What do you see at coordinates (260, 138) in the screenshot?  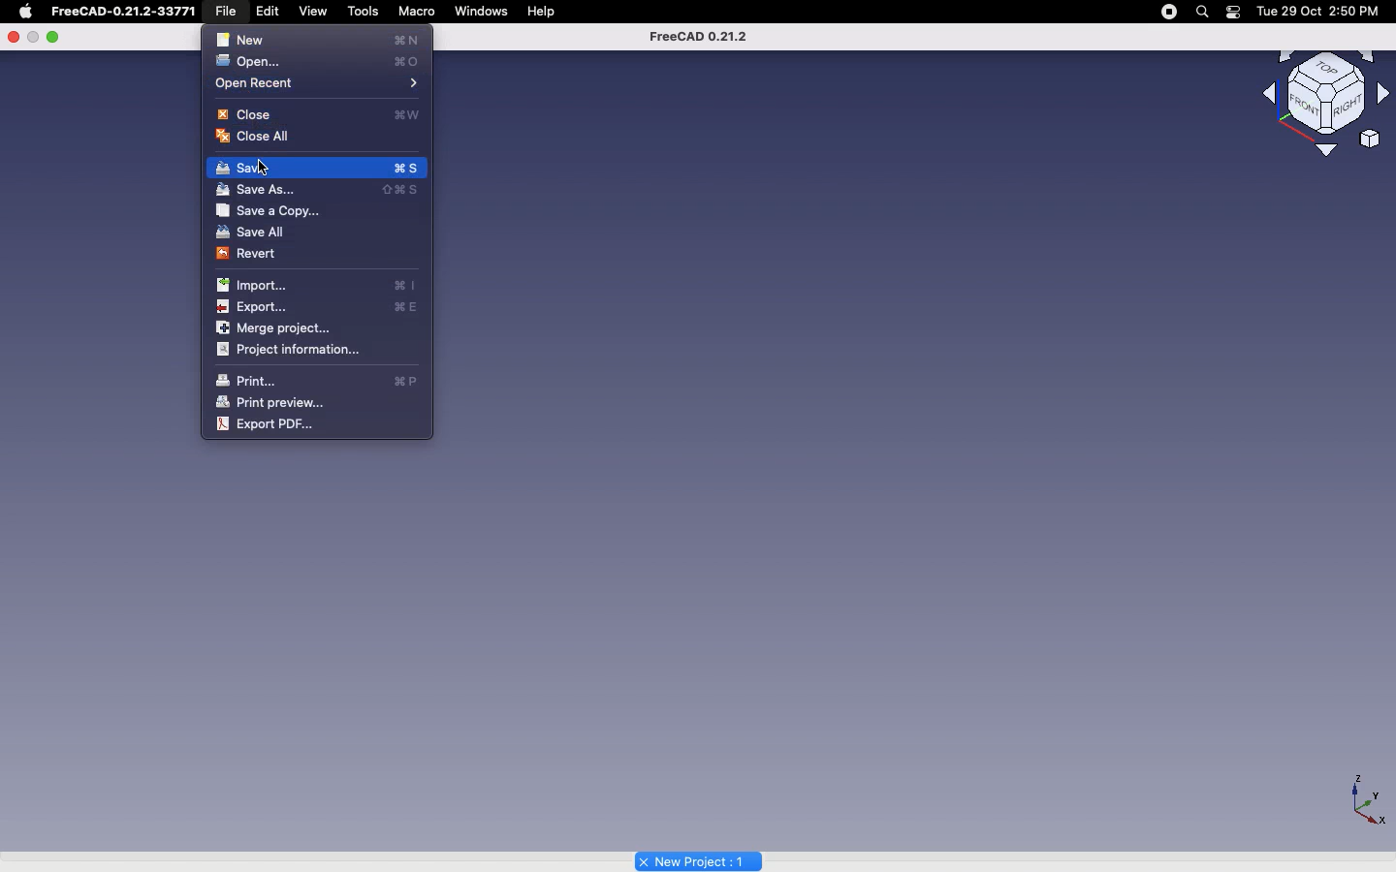 I see `Close all` at bounding box center [260, 138].